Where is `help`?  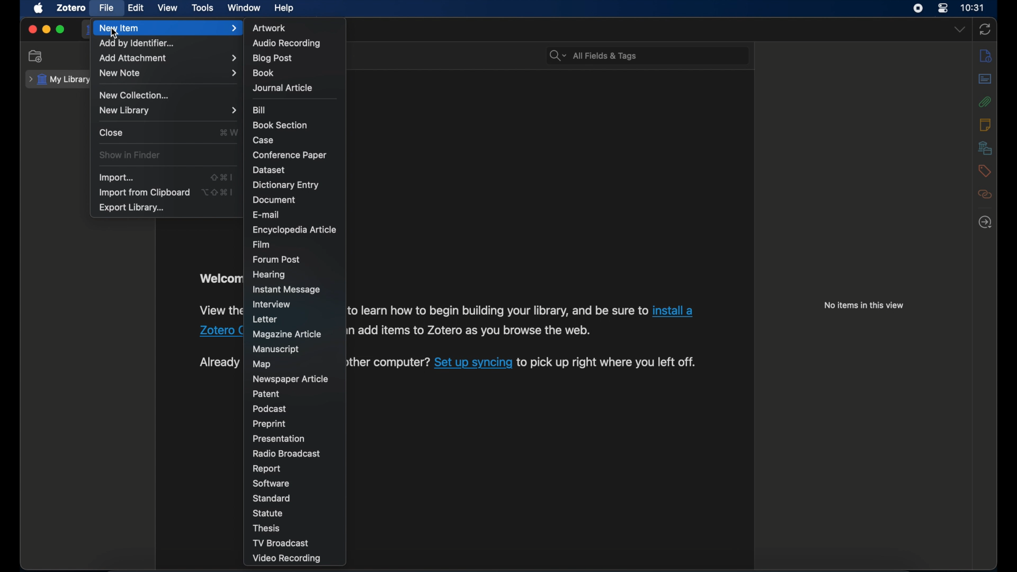
help is located at coordinates (284, 8).